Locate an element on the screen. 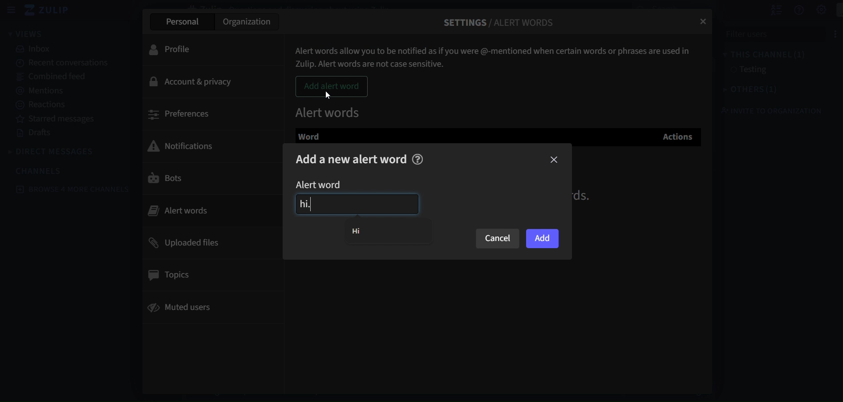 This screenshot has width=843, height=402. personal is located at coordinates (181, 21).